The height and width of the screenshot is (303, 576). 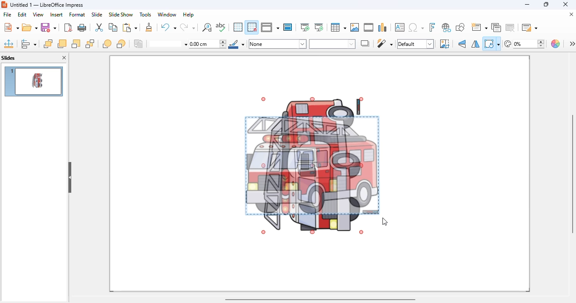 I want to click on image mode, so click(x=415, y=44).